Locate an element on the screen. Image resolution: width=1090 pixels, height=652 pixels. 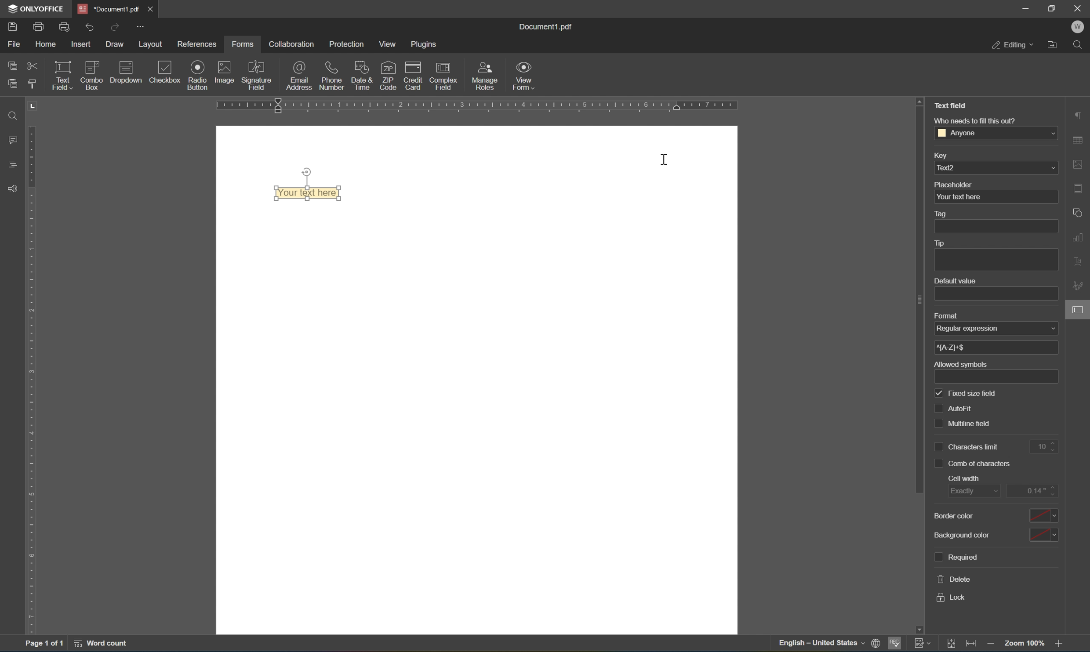
cursor is located at coordinates (667, 159).